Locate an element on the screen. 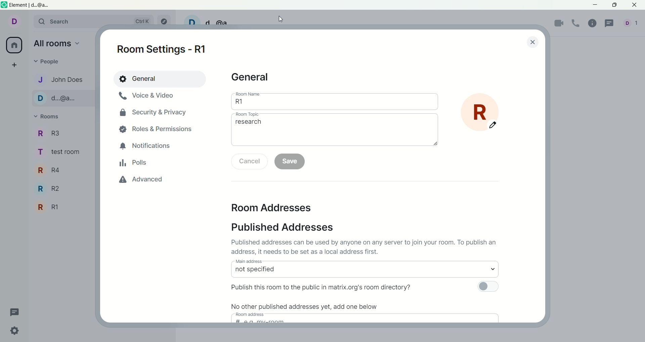  room address is located at coordinates (253, 315).